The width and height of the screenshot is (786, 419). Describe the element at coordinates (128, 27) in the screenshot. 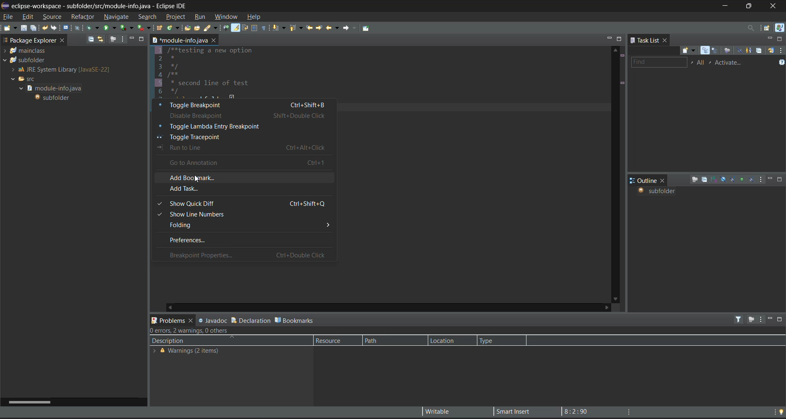

I see `coverage` at that location.